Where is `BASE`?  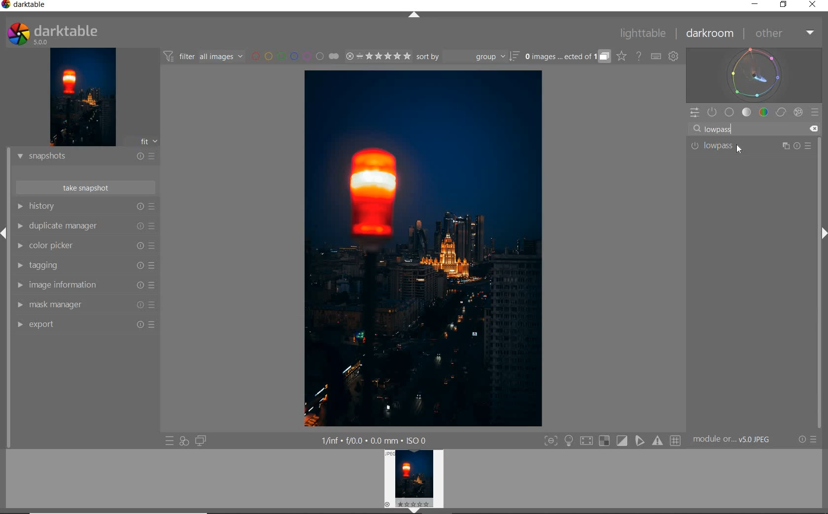
BASE is located at coordinates (730, 112).